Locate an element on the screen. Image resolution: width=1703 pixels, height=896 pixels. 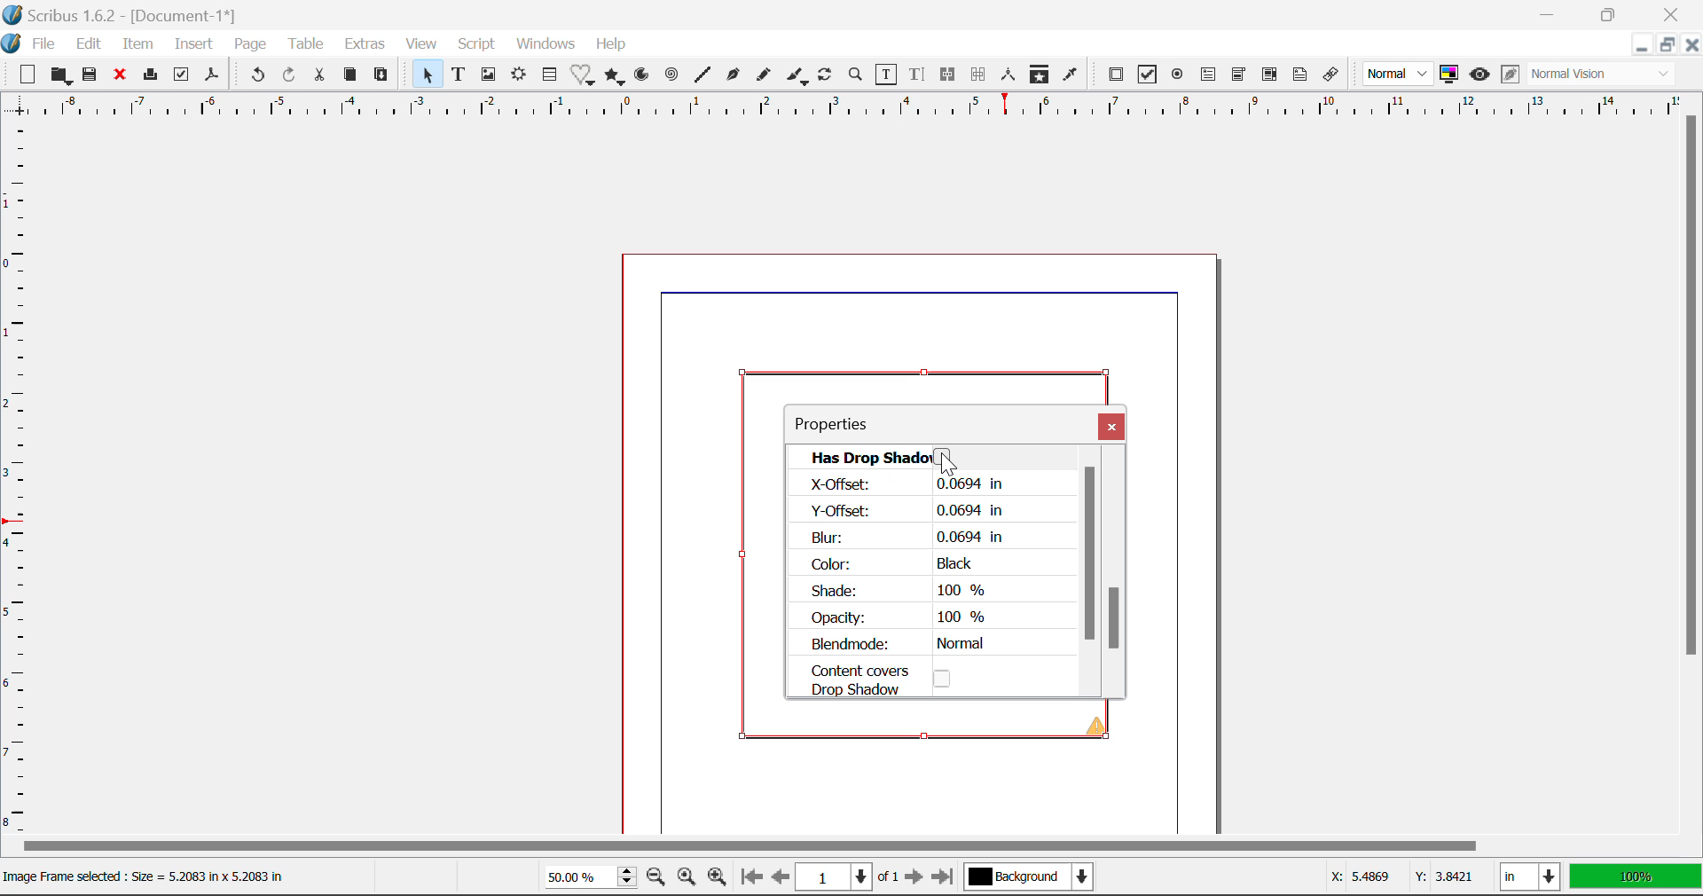
First page is located at coordinates (751, 880).